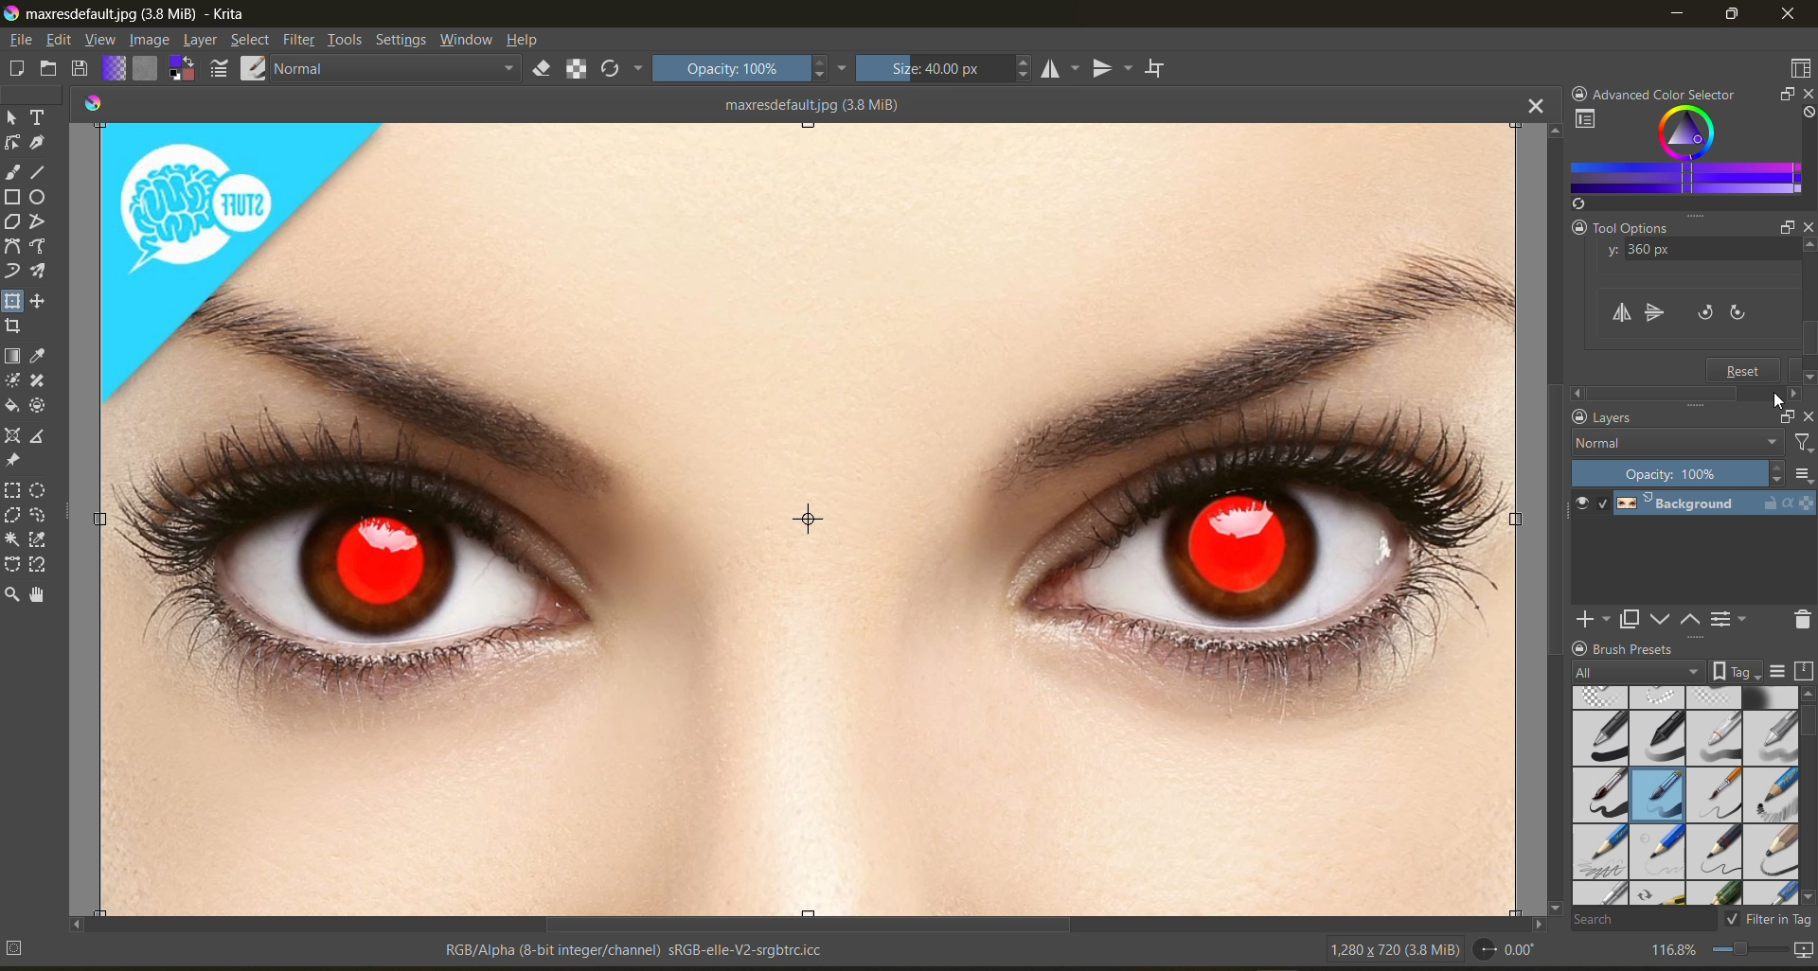 This screenshot has width=1818, height=971. What do you see at coordinates (39, 439) in the screenshot?
I see `tool` at bounding box center [39, 439].